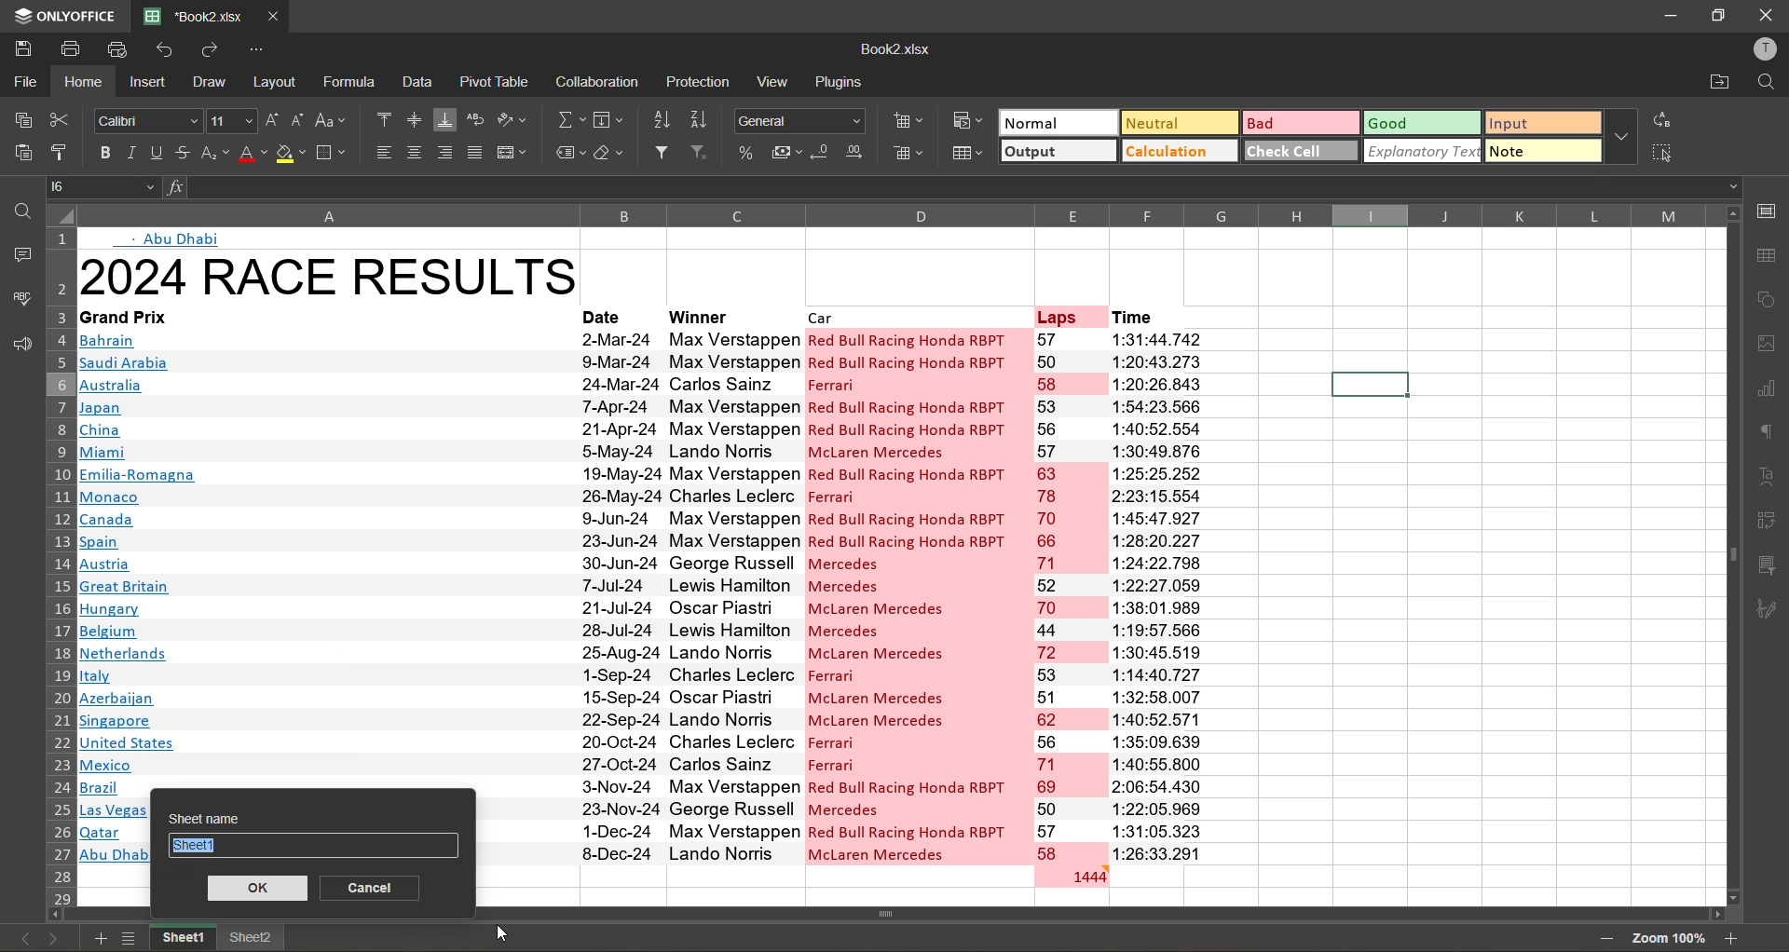 This screenshot has height=952, width=1789. What do you see at coordinates (272, 123) in the screenshot?
I see `increment size` at bounding box center [272, 123].